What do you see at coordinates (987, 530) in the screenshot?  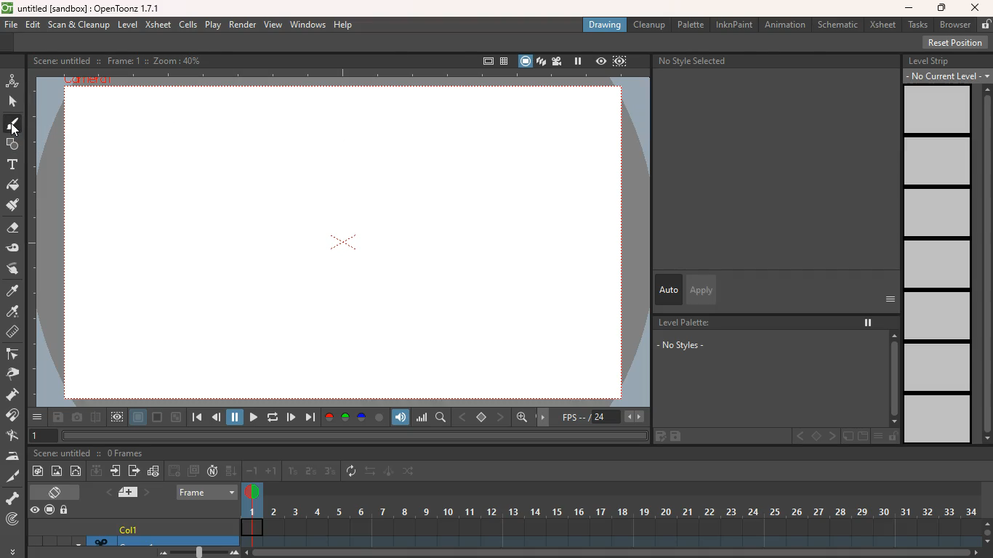 I see `zoom` at bounding box center [987, 530].